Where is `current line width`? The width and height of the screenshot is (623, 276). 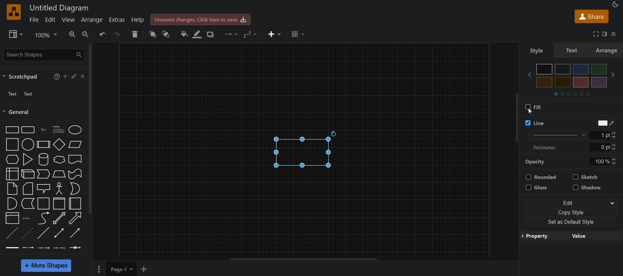 current line width is located at coordinates (602, 135).